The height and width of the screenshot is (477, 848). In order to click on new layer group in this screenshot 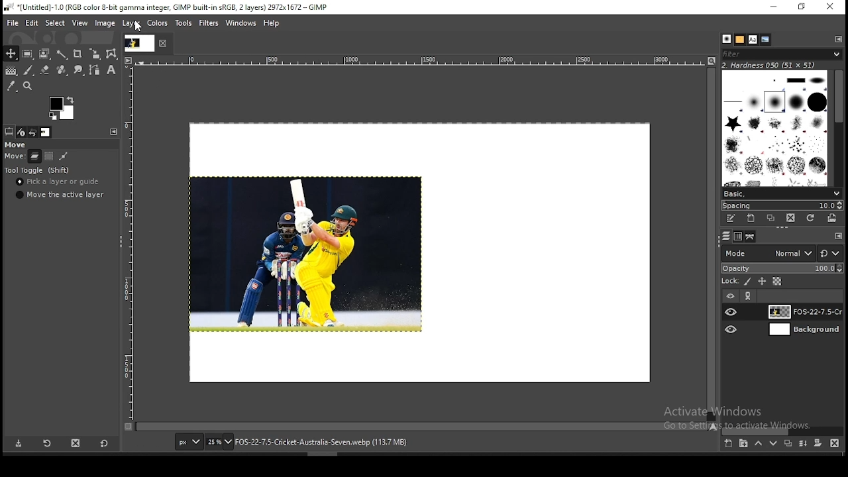, I will do `click(743, 445)`.